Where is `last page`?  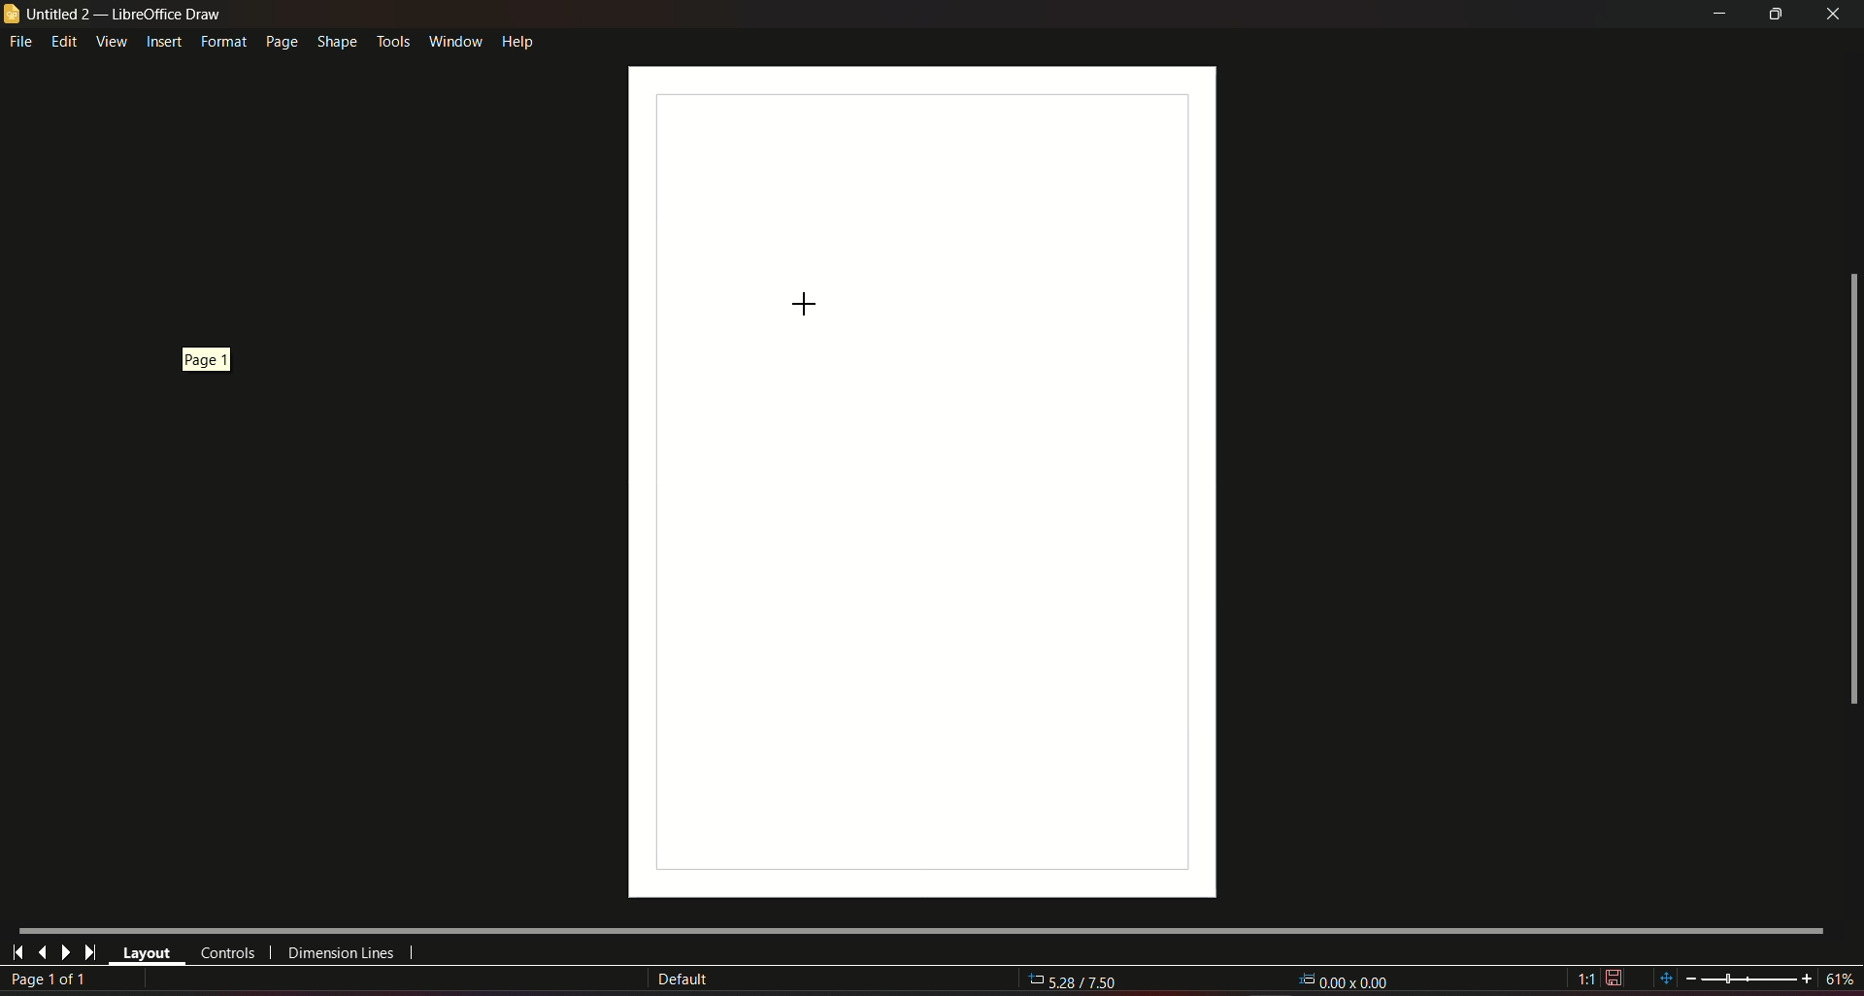 last page is located at coordinates (42, 951).